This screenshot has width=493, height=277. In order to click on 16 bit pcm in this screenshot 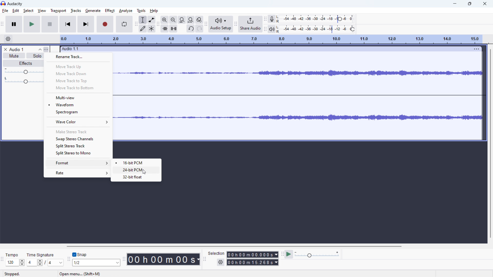, I will do `click(136, 163)`.